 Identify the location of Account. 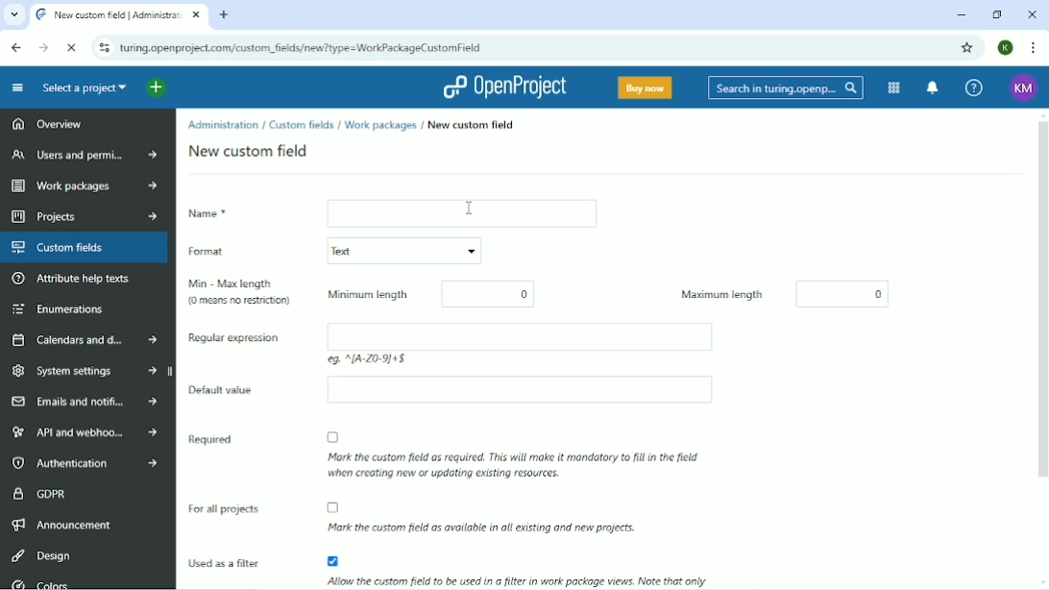
(1021, 86).